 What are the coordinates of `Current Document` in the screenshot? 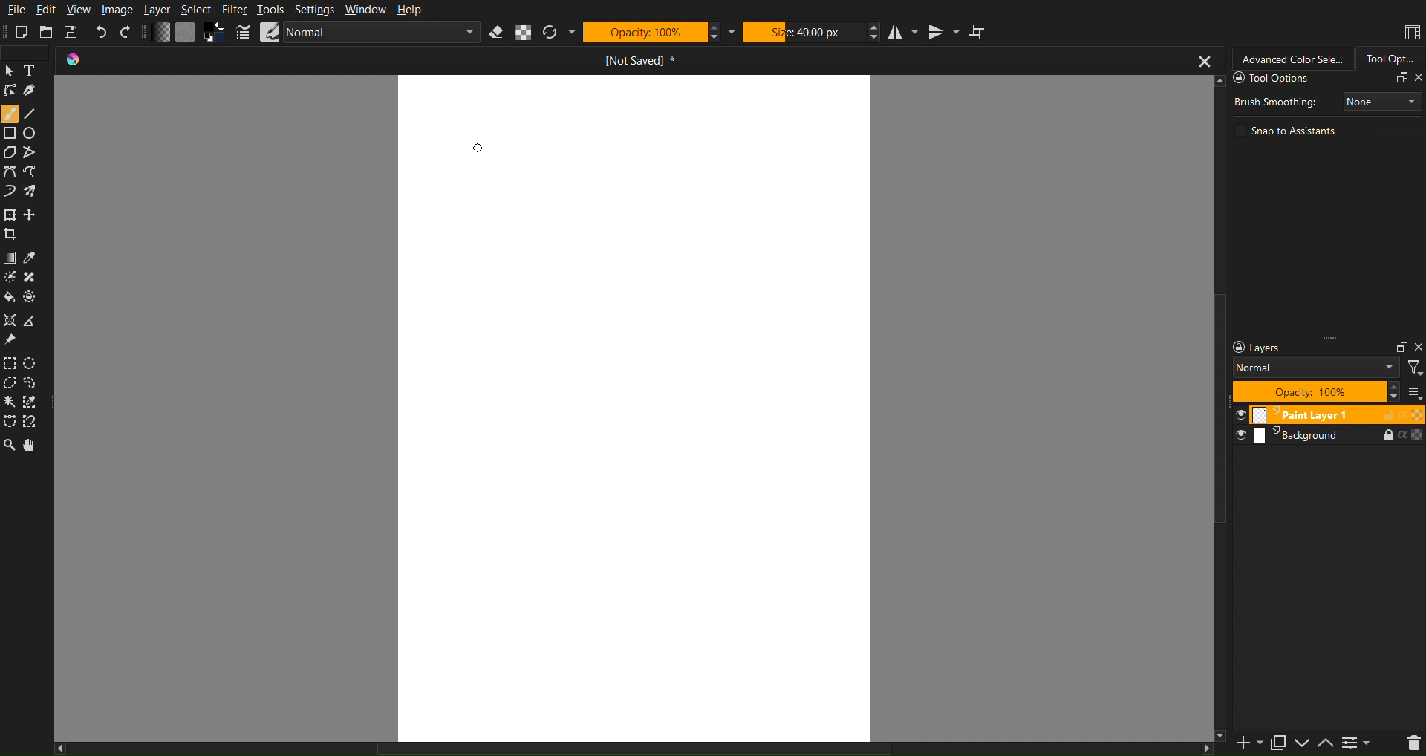 It's located at (639, 60).